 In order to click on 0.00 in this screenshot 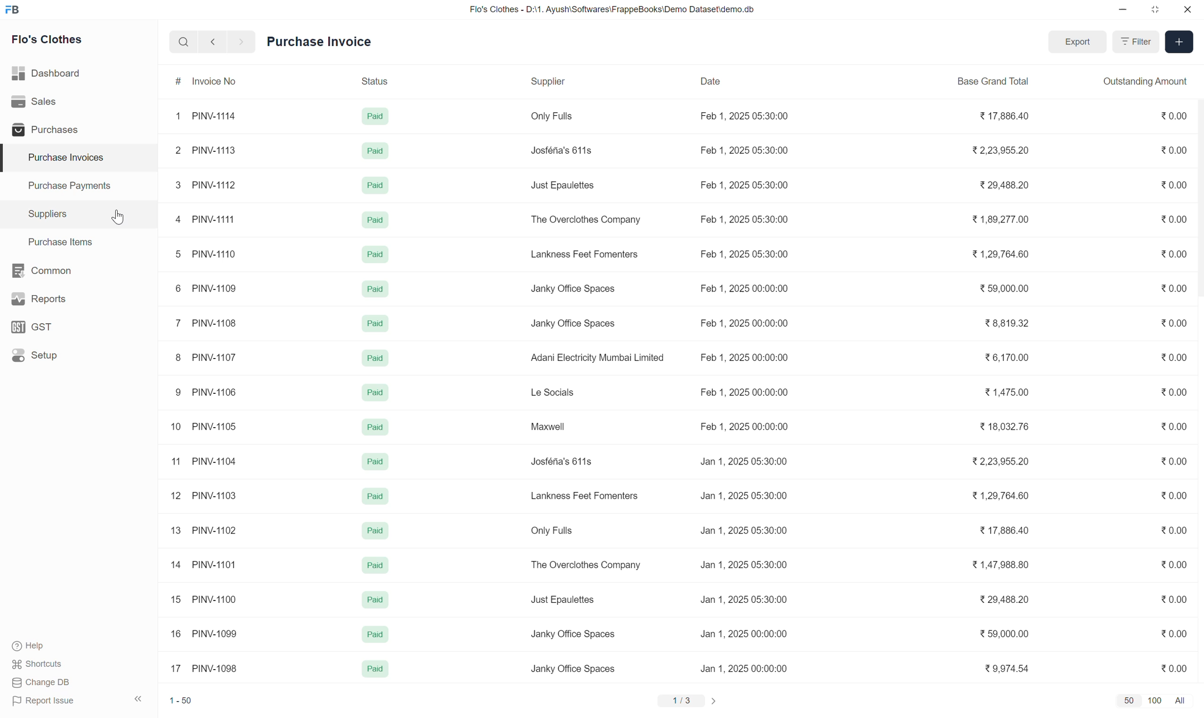, I will do `click(1174, 357)`.